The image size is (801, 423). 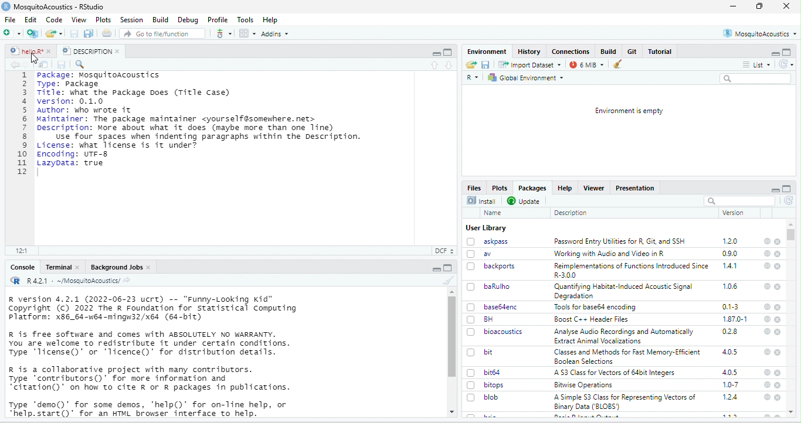 What do you see at coordinates (660, 52) in the screenshot?
I see `Tutorial` at bounding box center [660, 52].